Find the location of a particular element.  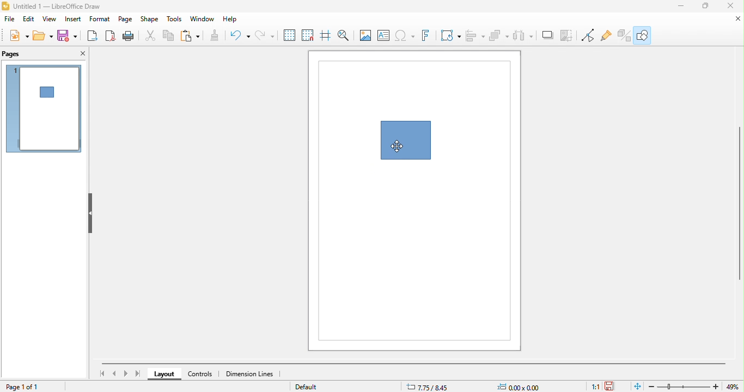

toggle point edit mode is located at coordinates (589, 36).